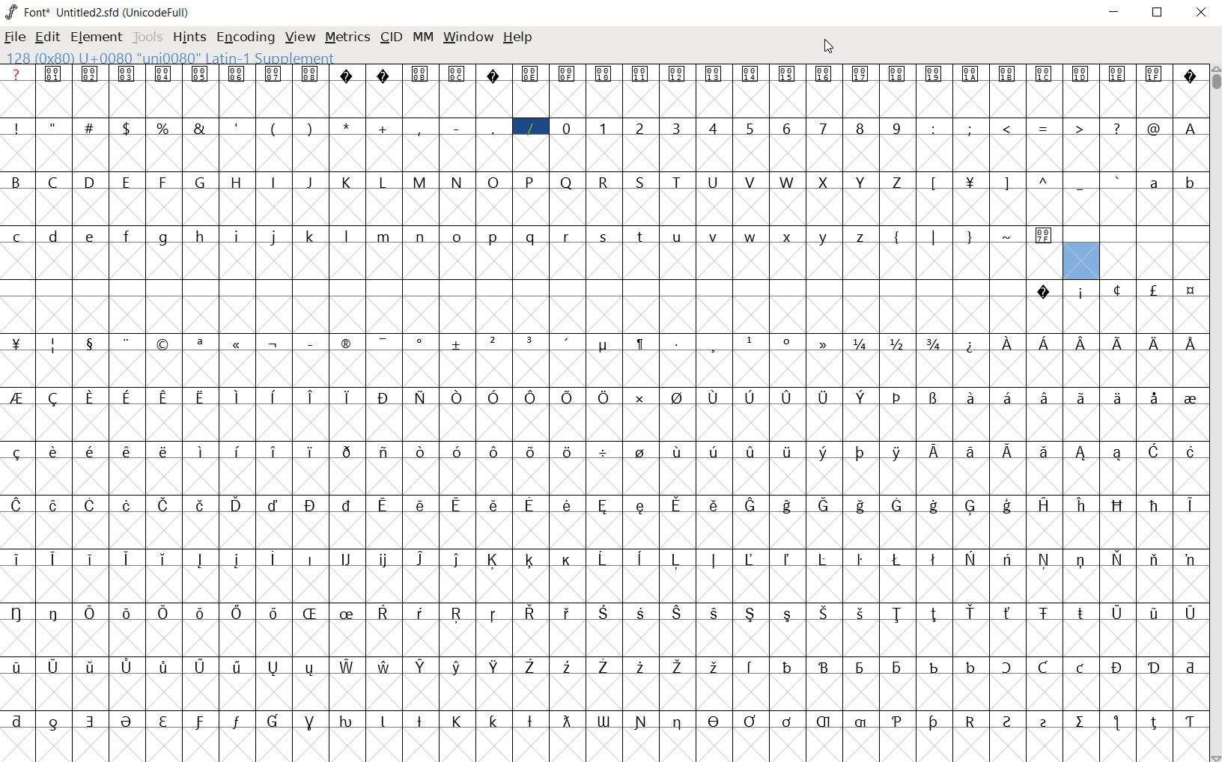  I want to click on glyph, so click(273, 668).